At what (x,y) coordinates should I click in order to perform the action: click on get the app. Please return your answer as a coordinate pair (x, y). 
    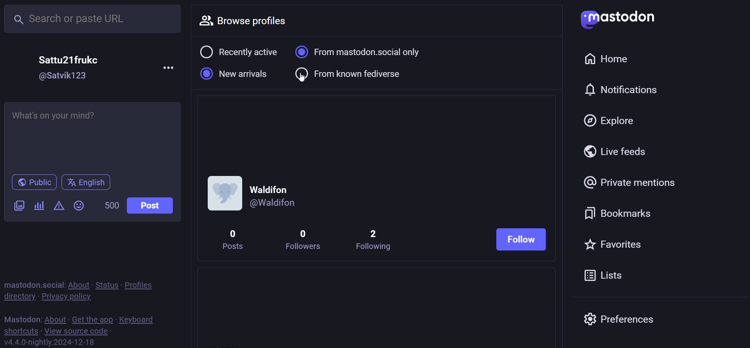
    Looking at the image, I should click on (92, 319).